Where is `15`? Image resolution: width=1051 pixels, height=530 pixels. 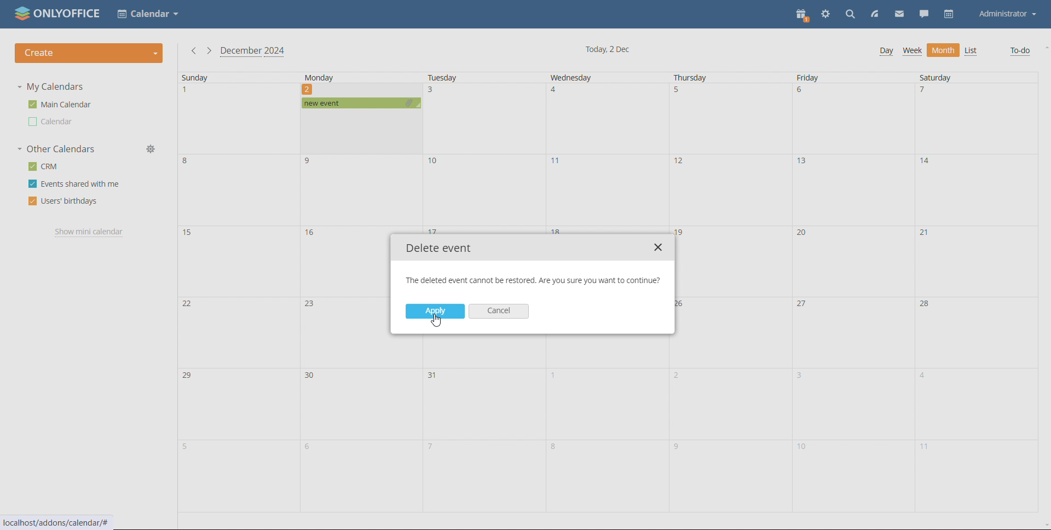
15 is located at coordinates (190, 238).